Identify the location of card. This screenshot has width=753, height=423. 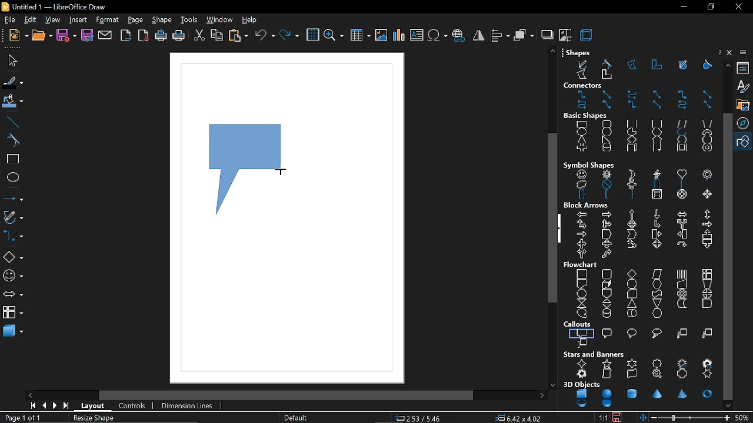
(630, 294).